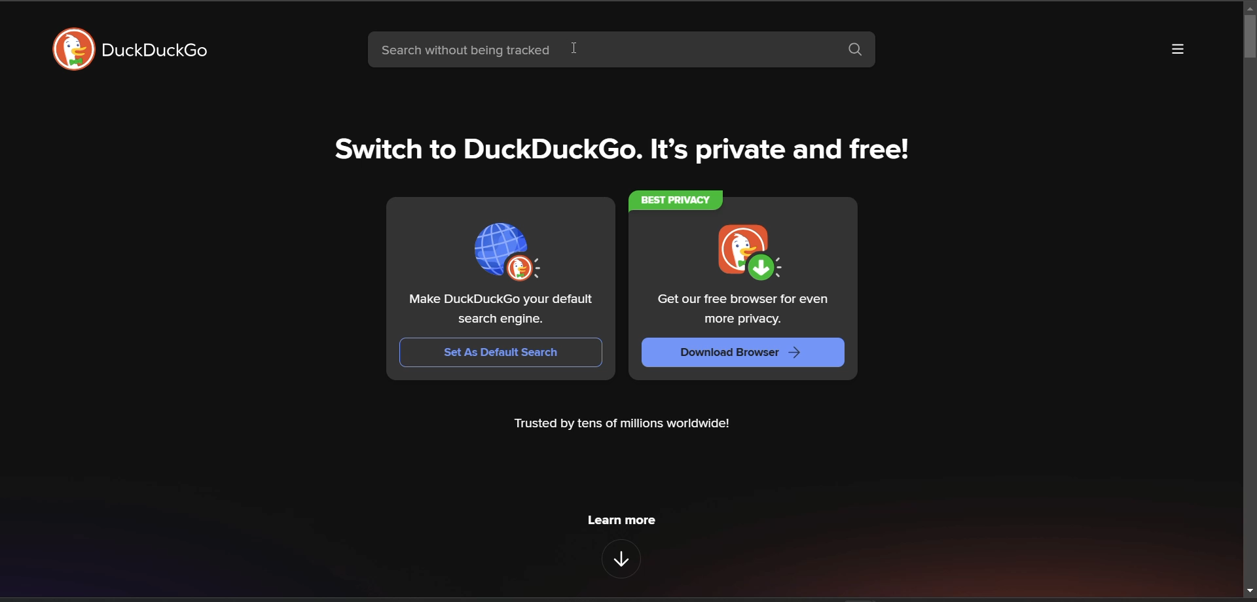 The width and height of the screenshot is (1257, 602). I want to click on vertical scroll bar, so click(1249, 37).